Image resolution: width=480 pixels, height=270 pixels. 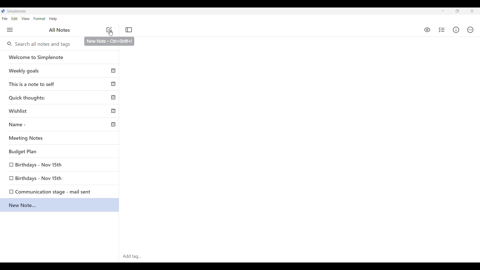 I want to click on Maximize, so click(x=457, y=11).